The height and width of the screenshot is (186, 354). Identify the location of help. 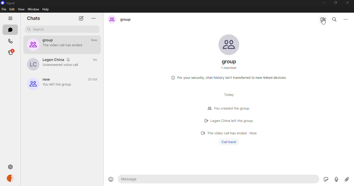
(46, 9).